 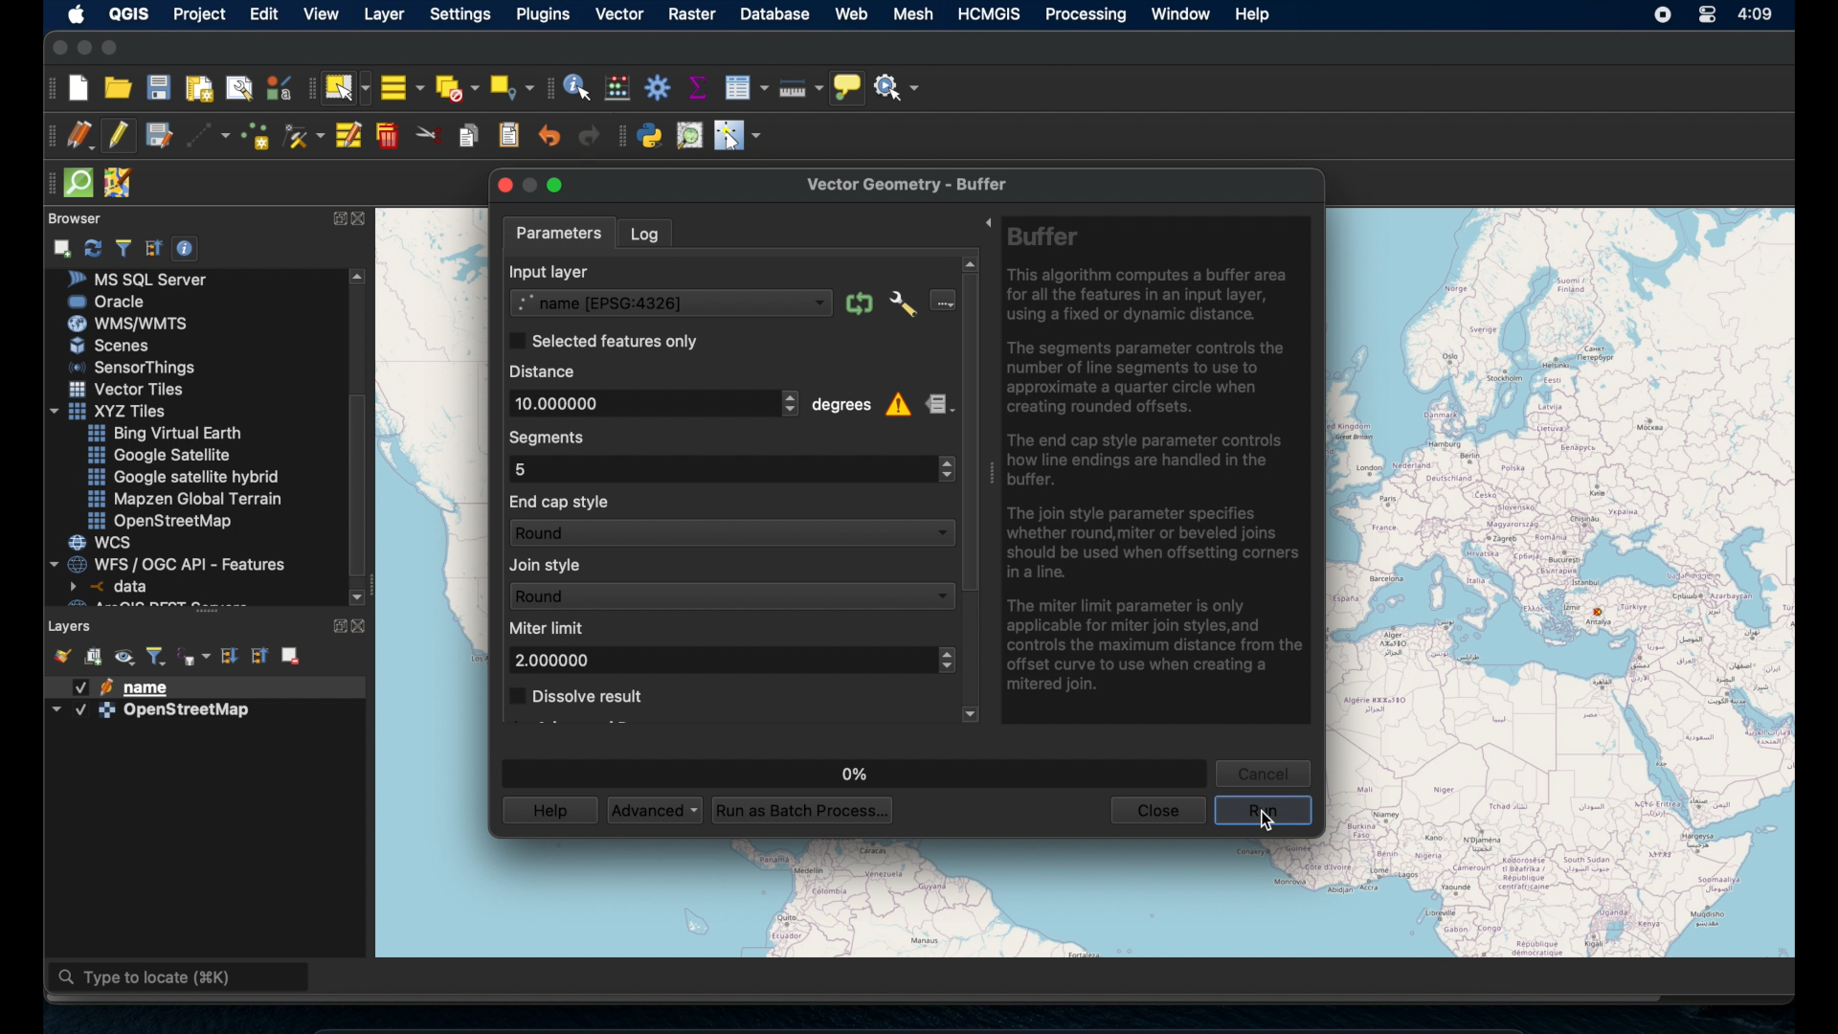 I want to click on round dropdown, so click(x=728, y=595).